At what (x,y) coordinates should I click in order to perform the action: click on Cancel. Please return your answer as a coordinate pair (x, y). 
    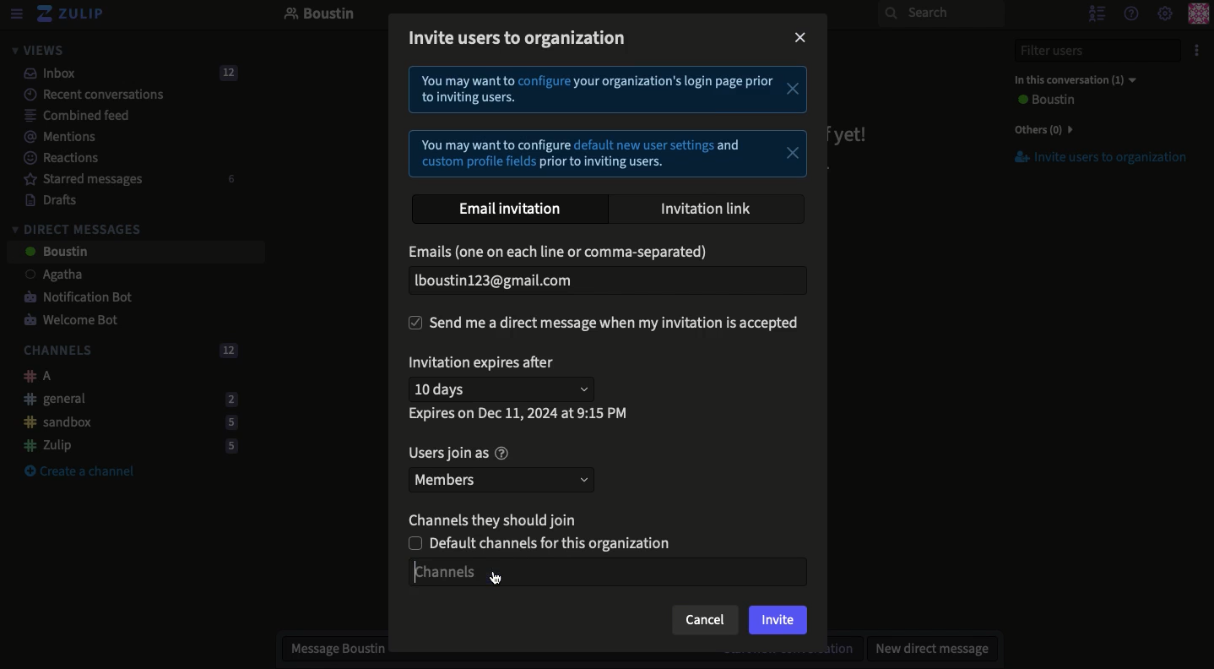
    Looking at the image, I should click on (705, 620).